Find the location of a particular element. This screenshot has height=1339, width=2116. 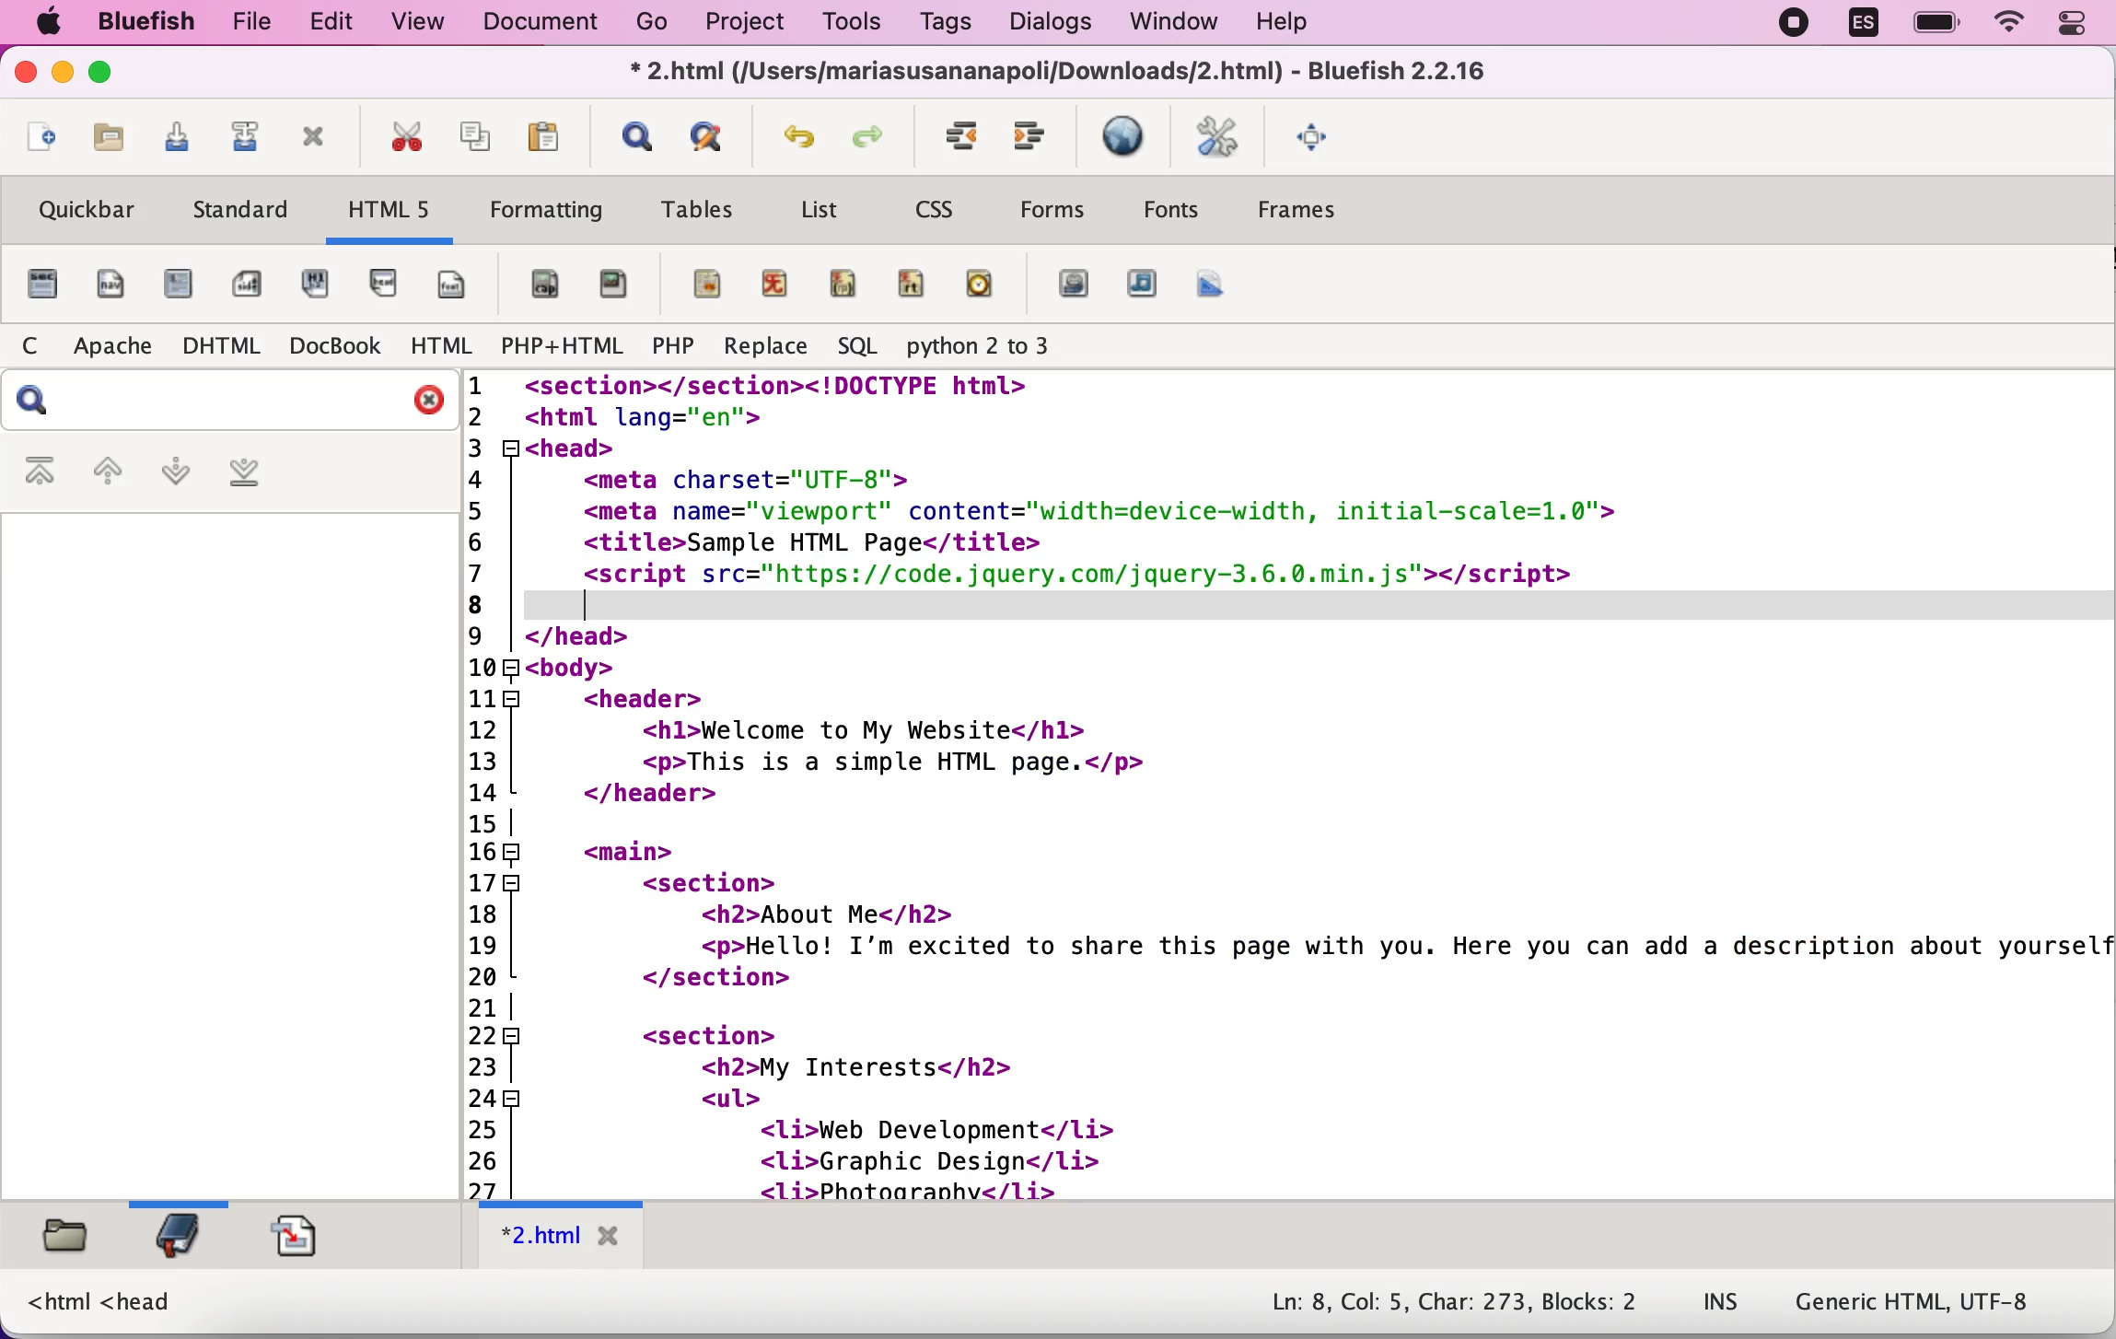

time is located at coordinates (983, 282).